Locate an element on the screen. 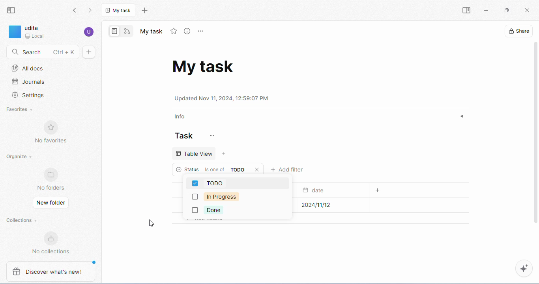  journals is located at coordinates (29, 82).